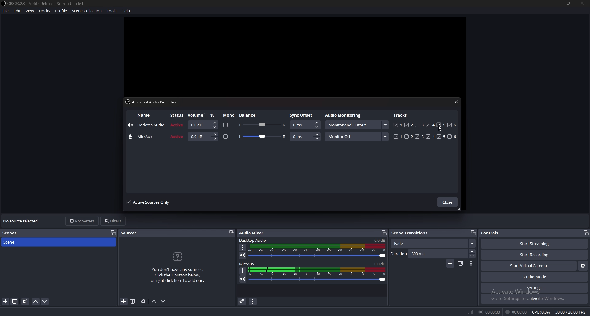 This screenshot has width=590, height=316. What do you see at coordinates (262, 124) in the screenshot?
I see `balance adjust` at bounding box center [262, 124].